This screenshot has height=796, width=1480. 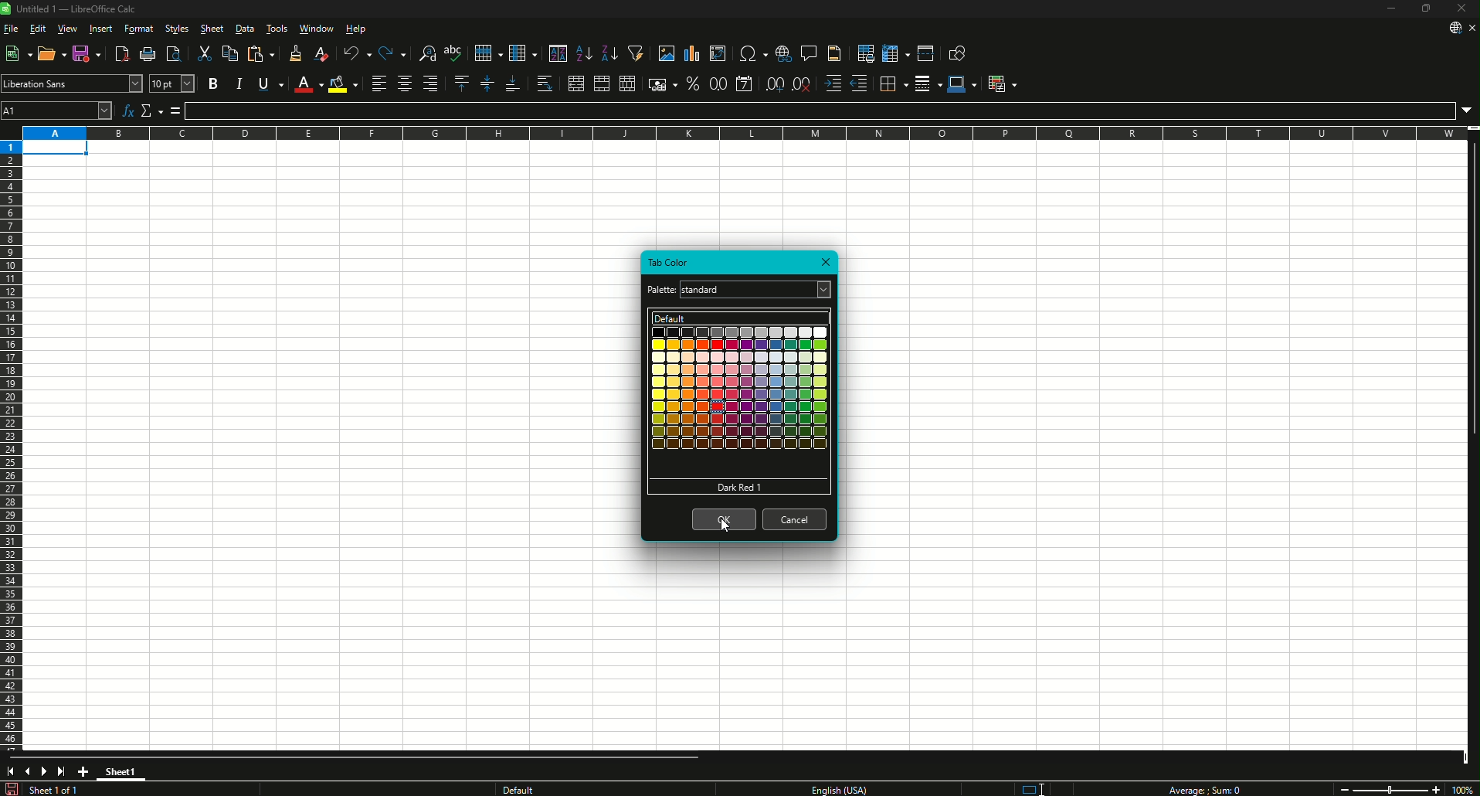 What do you see at coordinates (558, 53) in the screenshot?
I see `Sort` at bounding box center [558, 53].